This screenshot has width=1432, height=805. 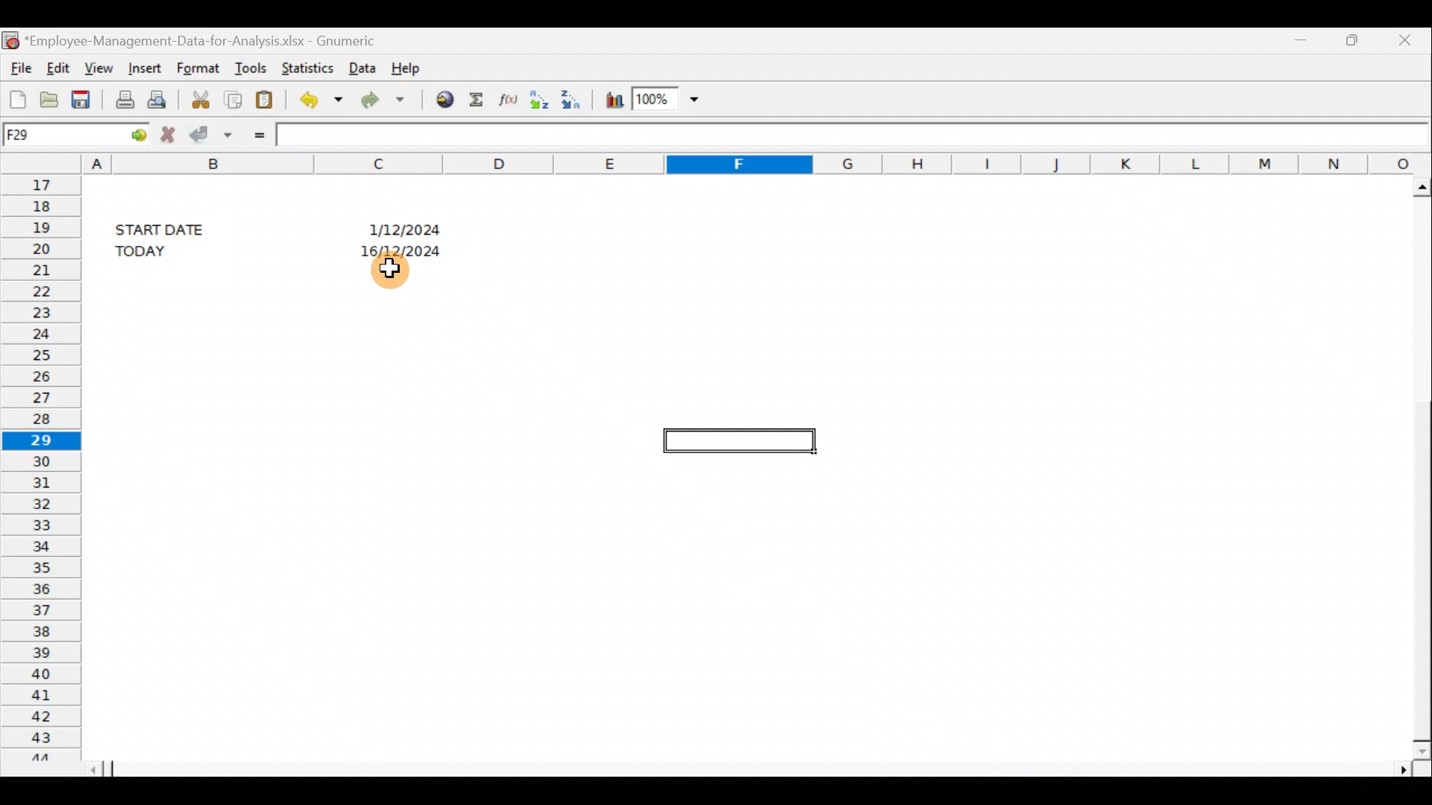 What do you see at coordinates (574, 99) in the screenshot?
I see `Sort in descending order` at bounding box center [574, 99].